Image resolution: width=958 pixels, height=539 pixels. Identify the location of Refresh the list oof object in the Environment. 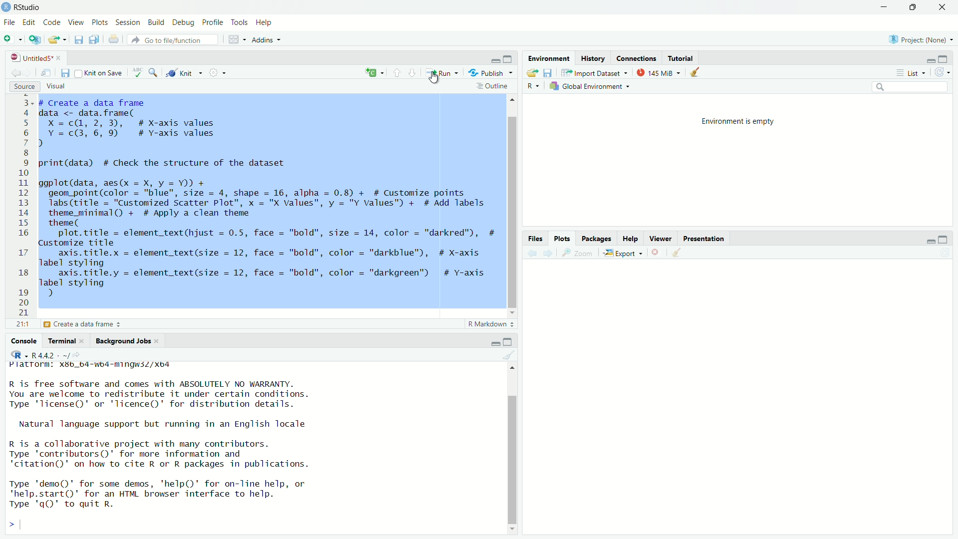
(943, 72).